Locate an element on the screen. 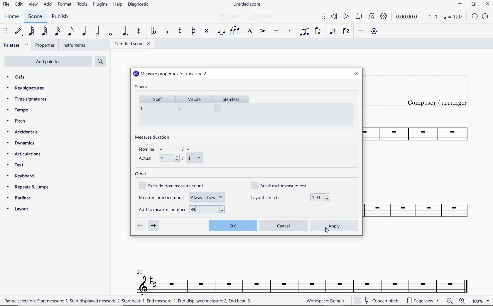 This screenshot has height=306, width=493. REST is located at coordinates (139, 32).